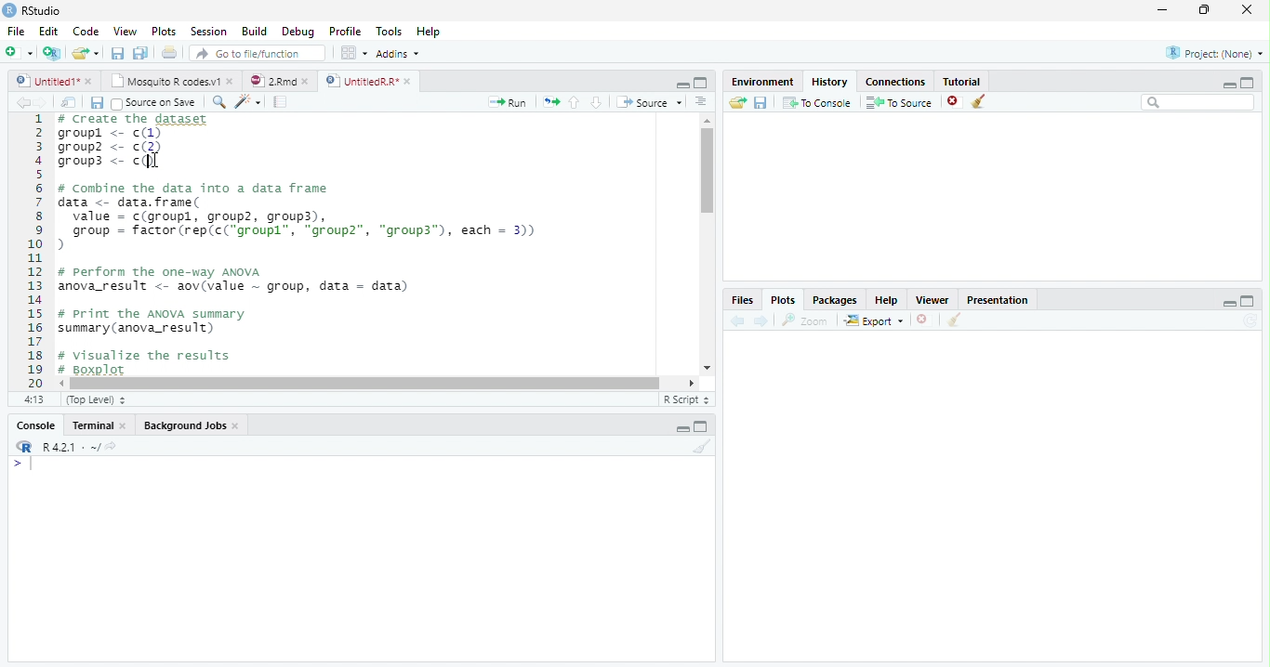 The height and width of the screenshot is (667, 1270). I want to click on Search, so click(1198, 103).